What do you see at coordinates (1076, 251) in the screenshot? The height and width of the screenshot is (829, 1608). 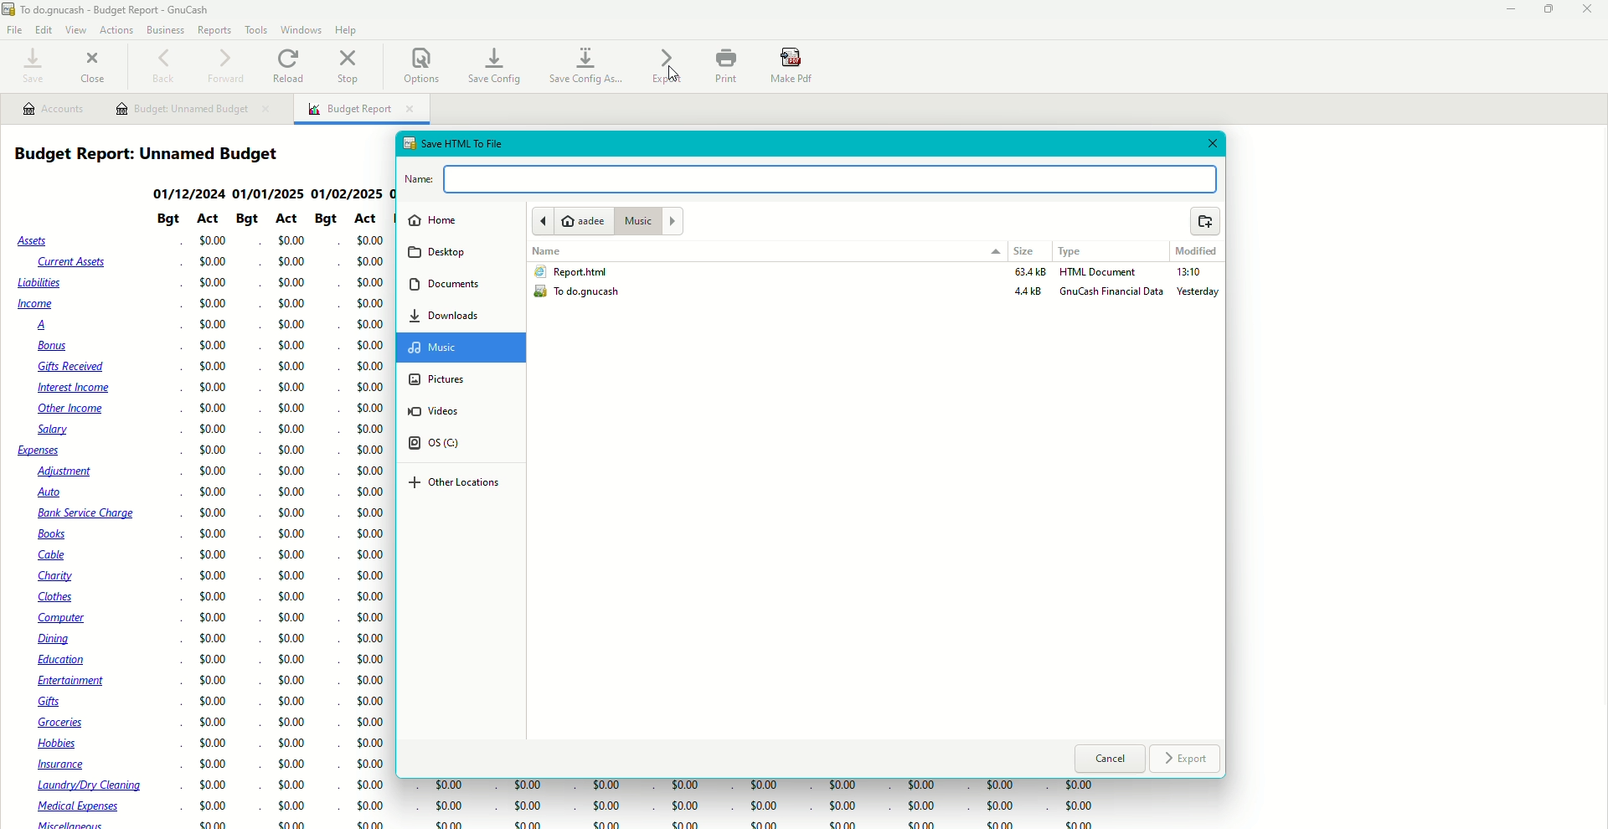 I see `Type` at bounding box center [1076, 251].